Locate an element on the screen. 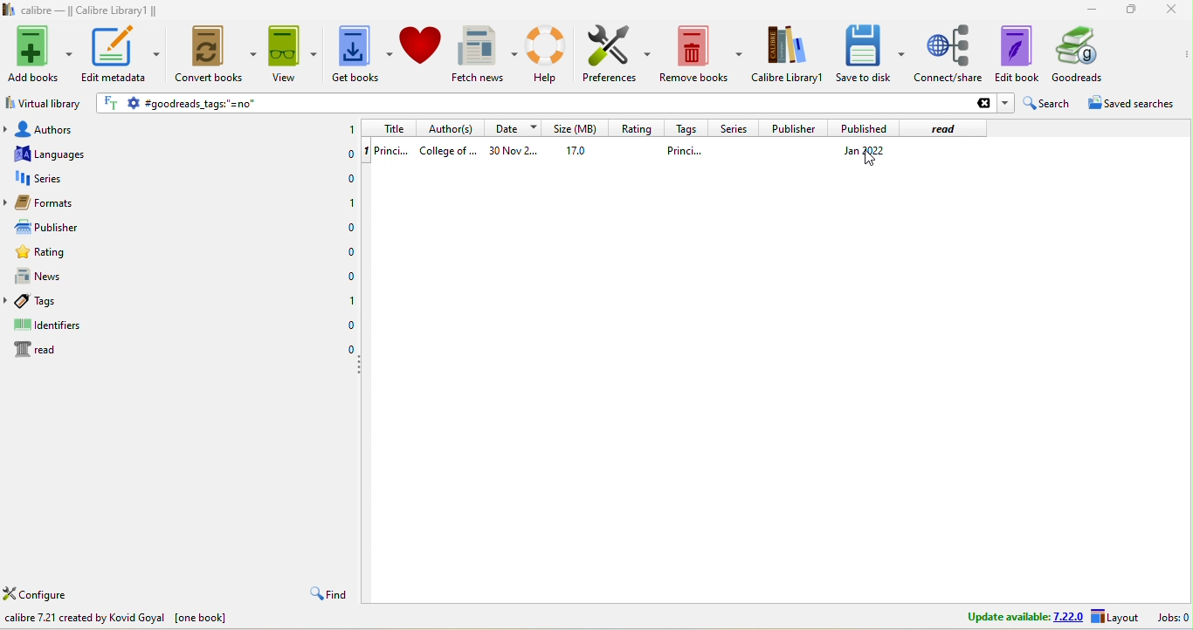 Image resolution: width=1193 pixels, height=630 pixels. 30 nov 2 is located at coordinates (513, 150).